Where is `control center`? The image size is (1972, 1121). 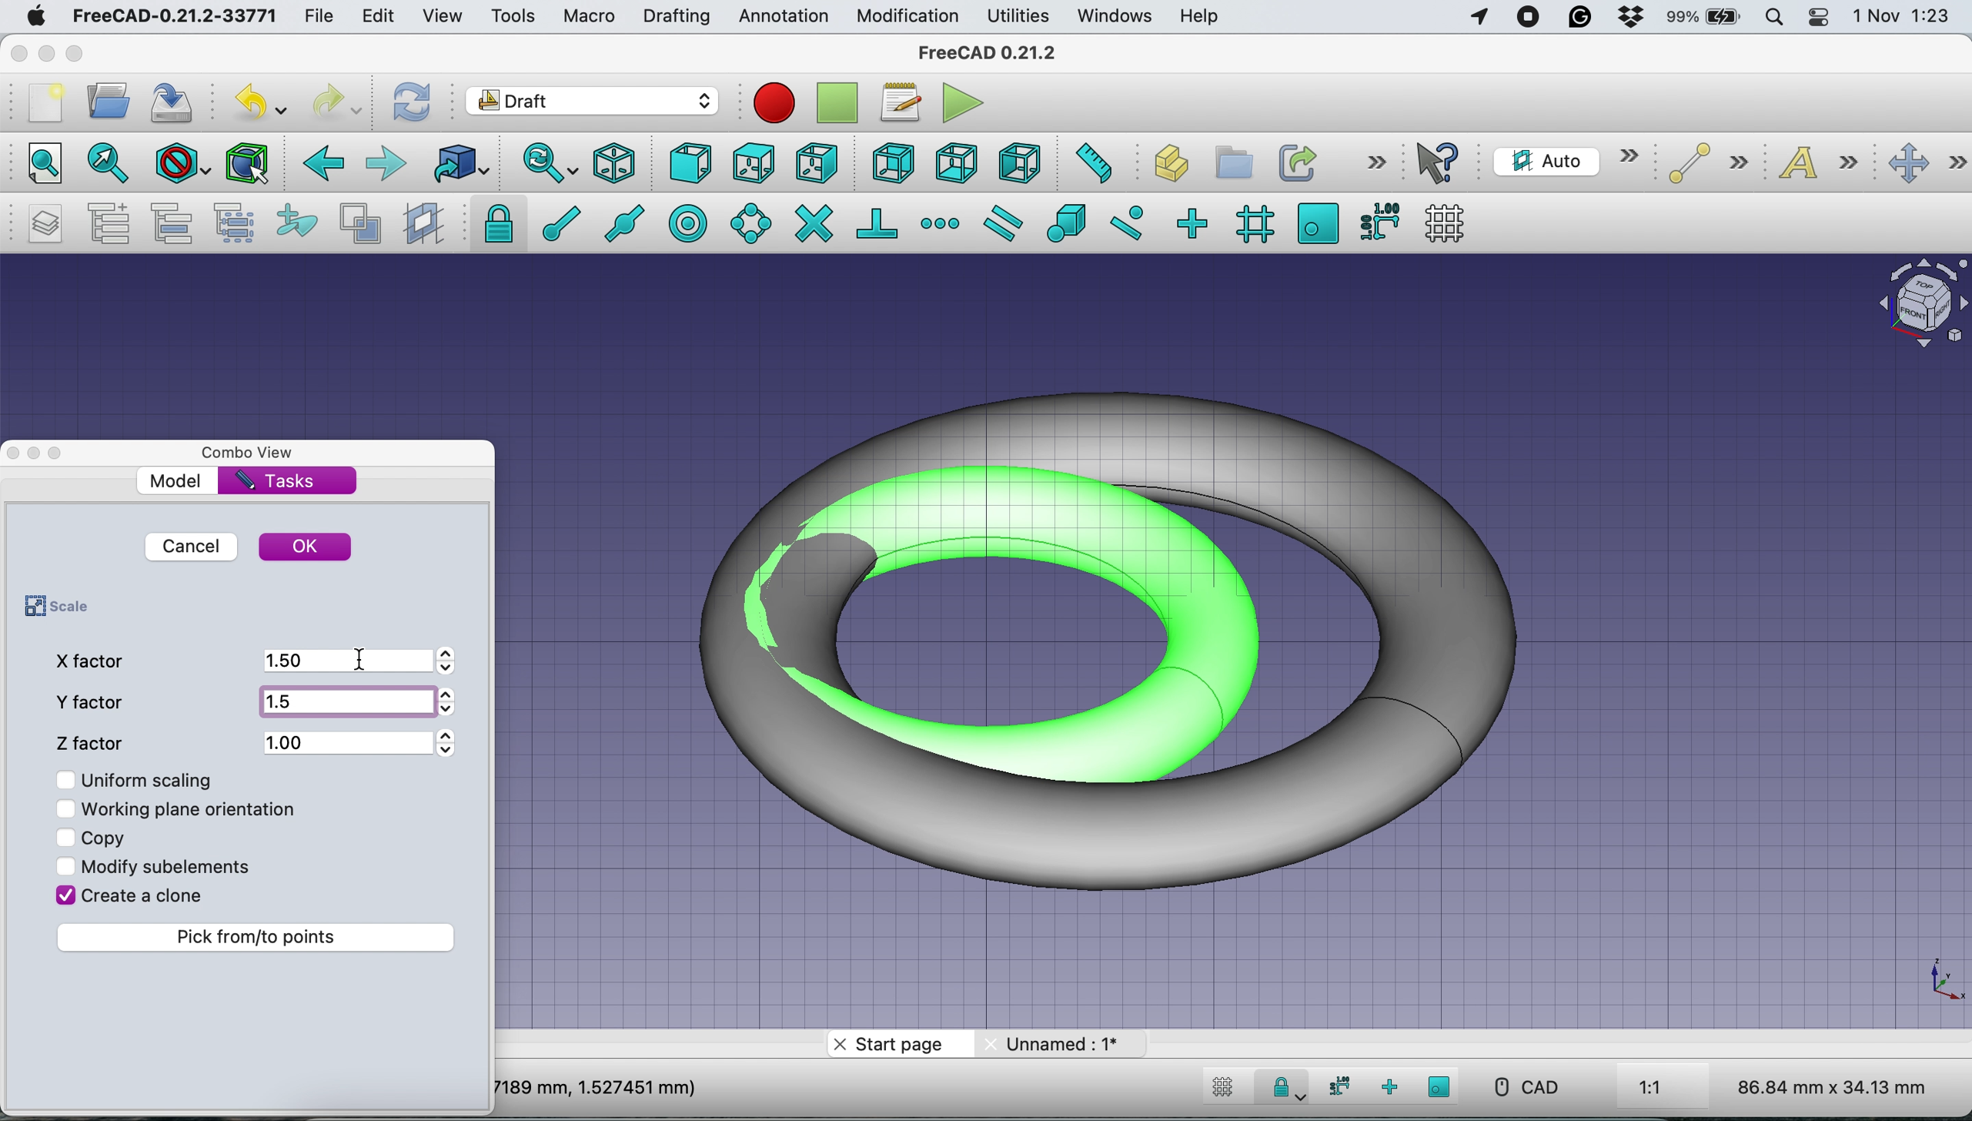
control center is located at coordinates (1818, 19).